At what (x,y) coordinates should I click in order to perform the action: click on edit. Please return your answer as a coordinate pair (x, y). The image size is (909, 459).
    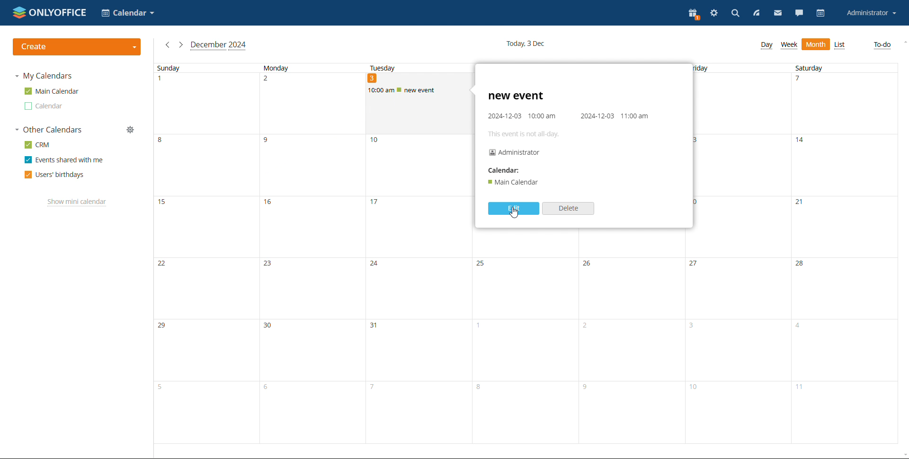
    Looking at the image, I should click on (513, 208).